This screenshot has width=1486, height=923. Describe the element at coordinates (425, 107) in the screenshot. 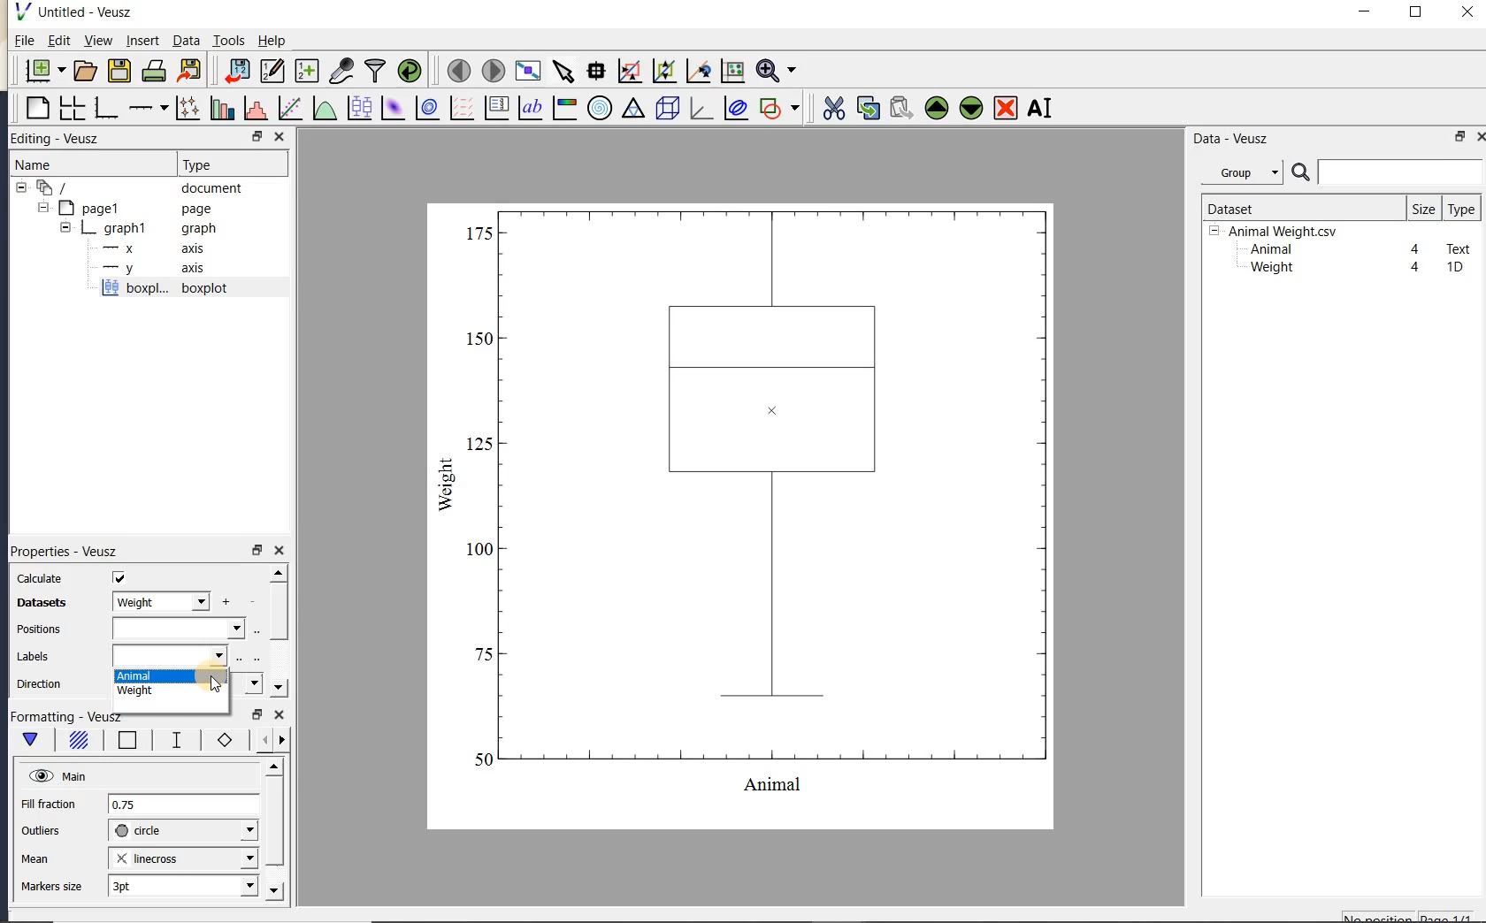

I see `plot a 2d dataset as contours` at that location.